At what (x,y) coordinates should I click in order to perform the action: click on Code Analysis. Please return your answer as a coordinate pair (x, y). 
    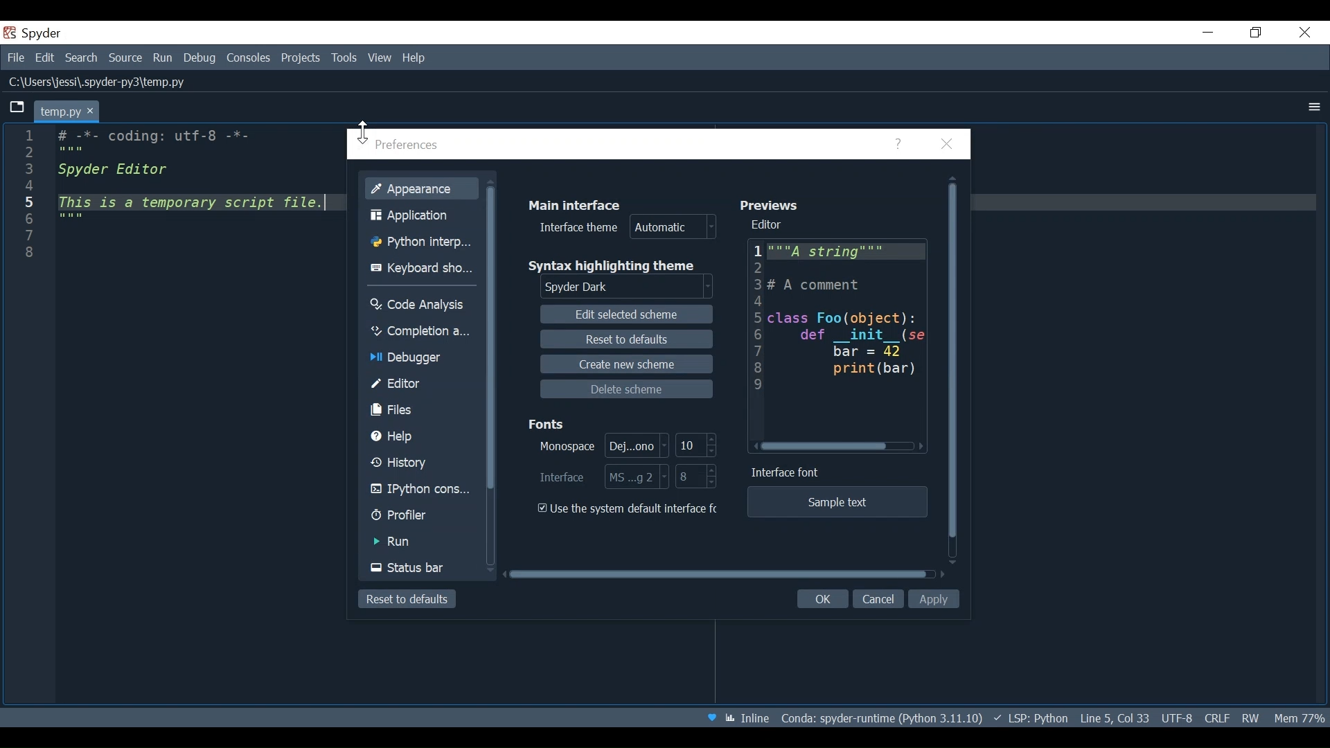
    Looking at the image, I should click on (421, 305).